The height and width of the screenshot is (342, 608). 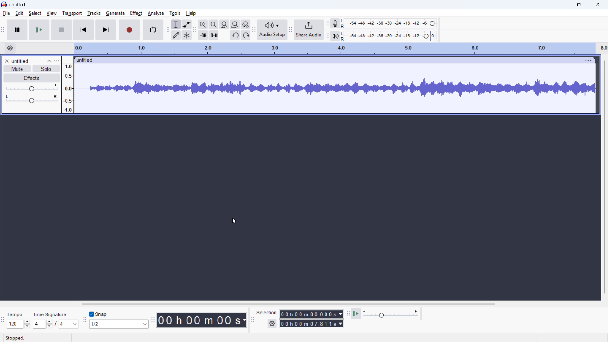 I want to click on play, so click(x=39, y=30).